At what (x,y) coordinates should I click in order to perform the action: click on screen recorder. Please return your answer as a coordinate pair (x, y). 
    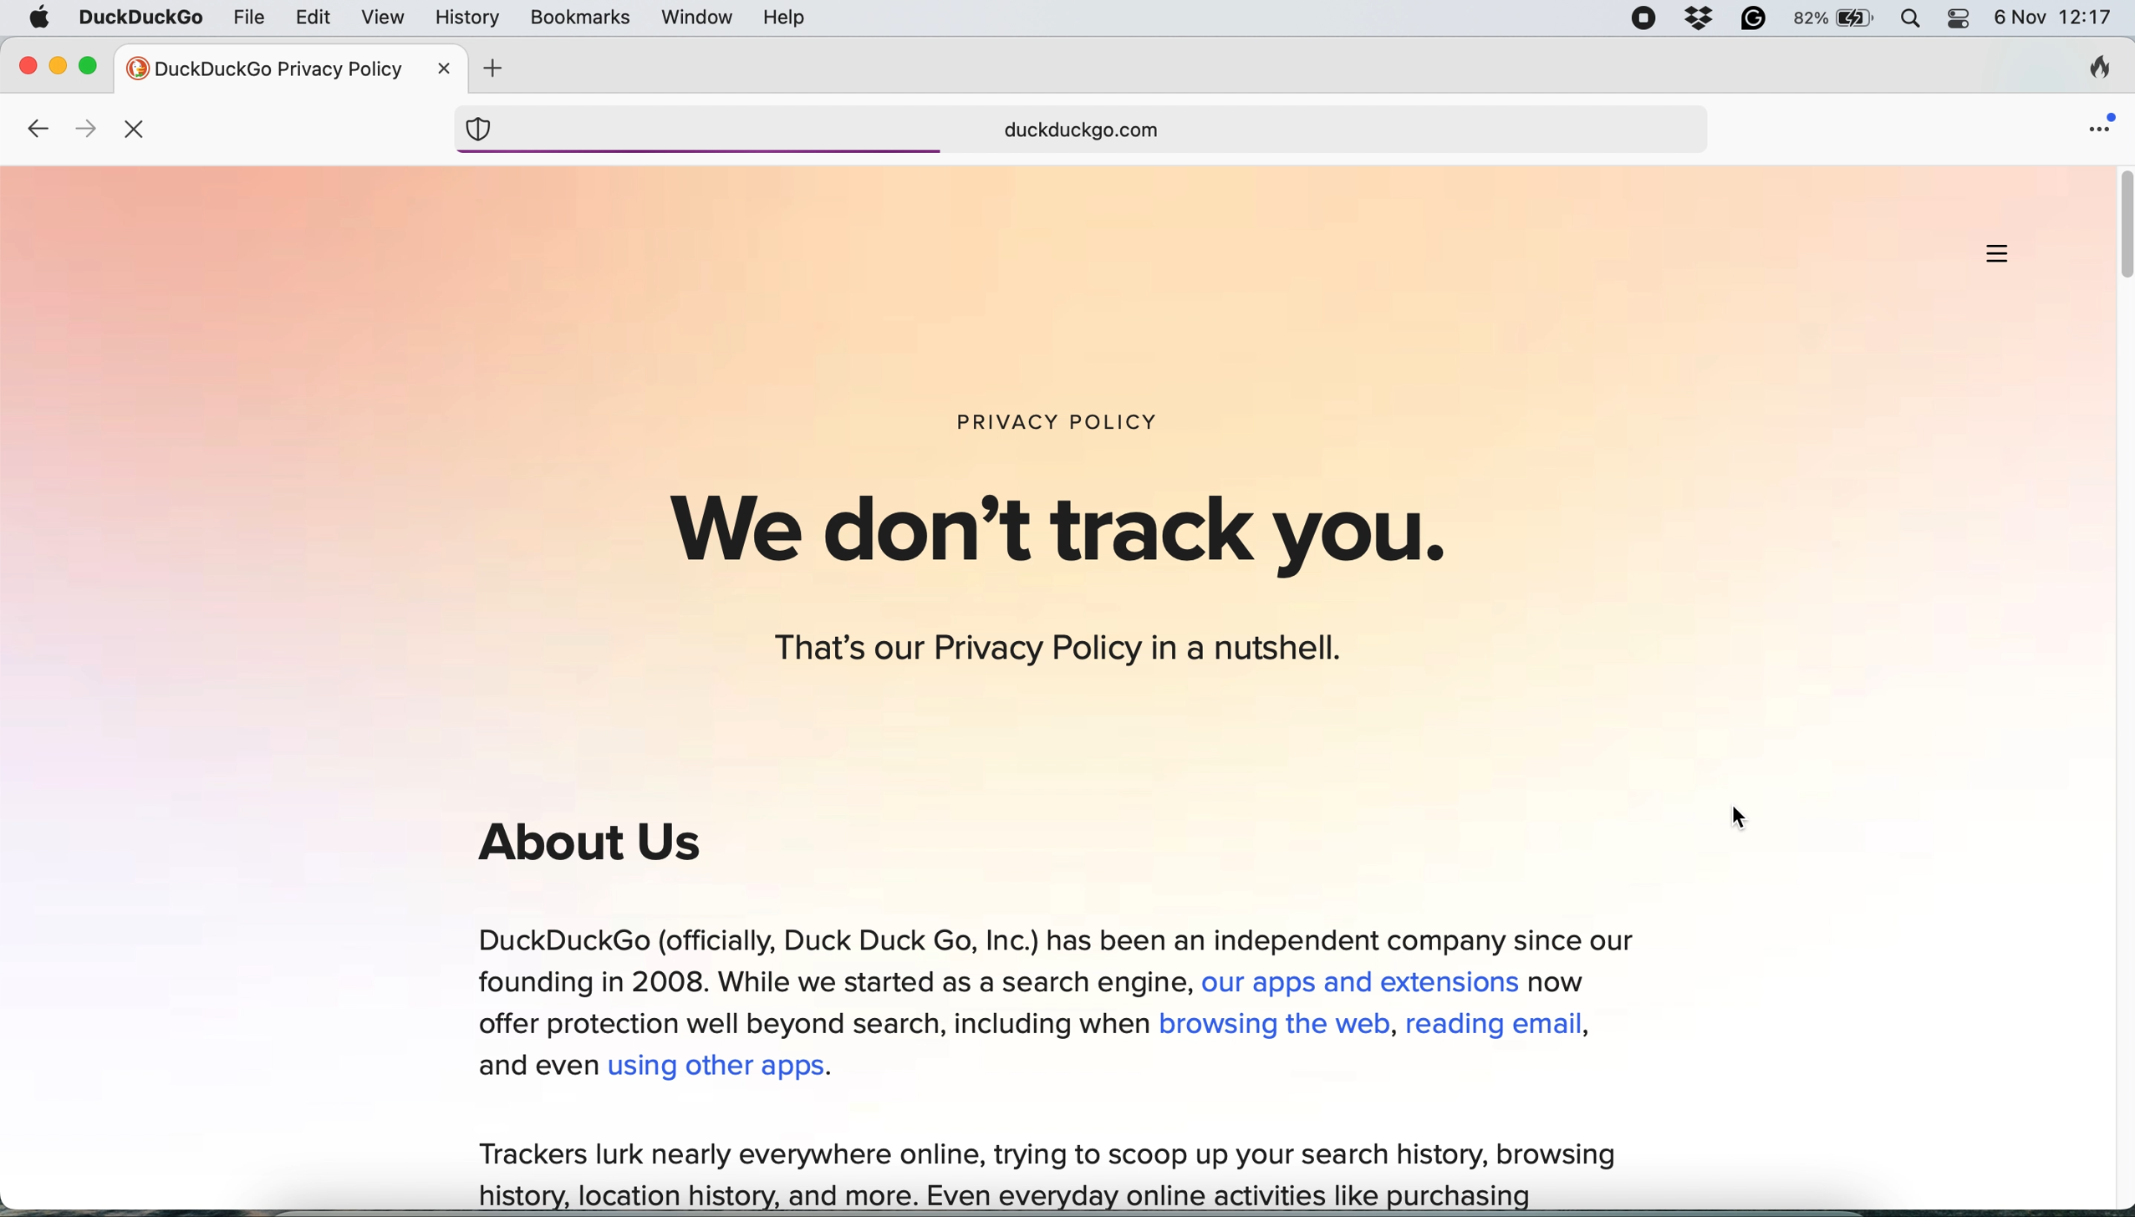
    Looking at the image, I should click on (1651, 23).